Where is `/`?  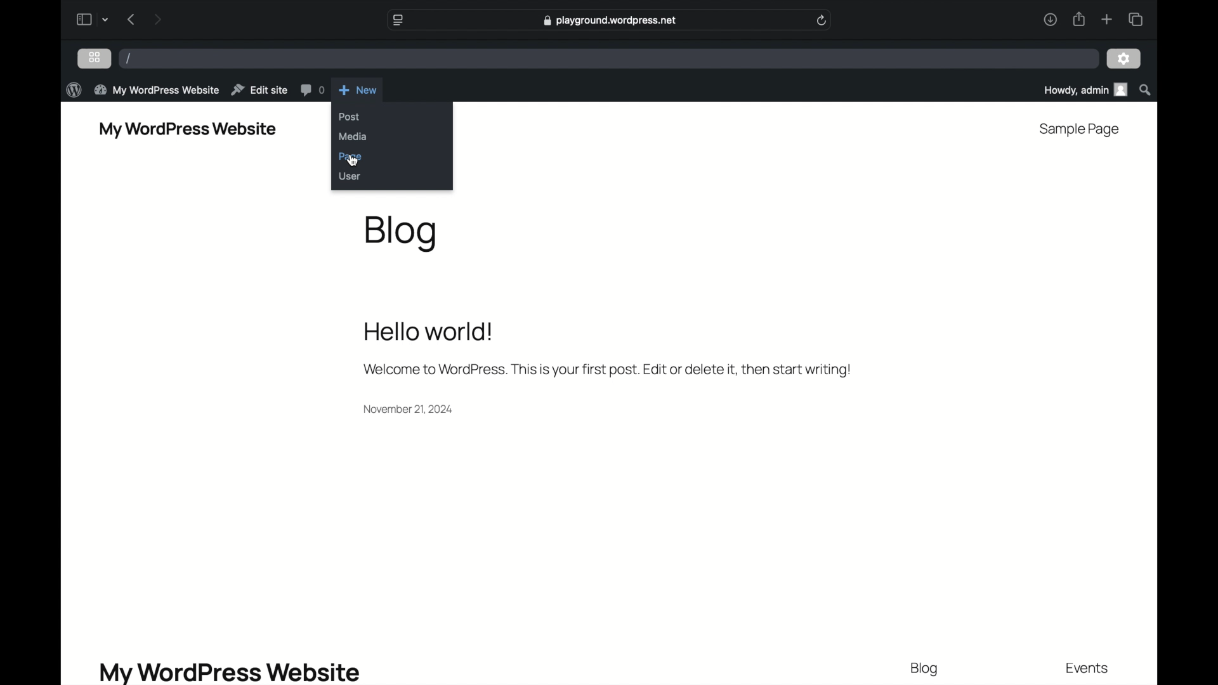 / is located at coordinates (129, 59).